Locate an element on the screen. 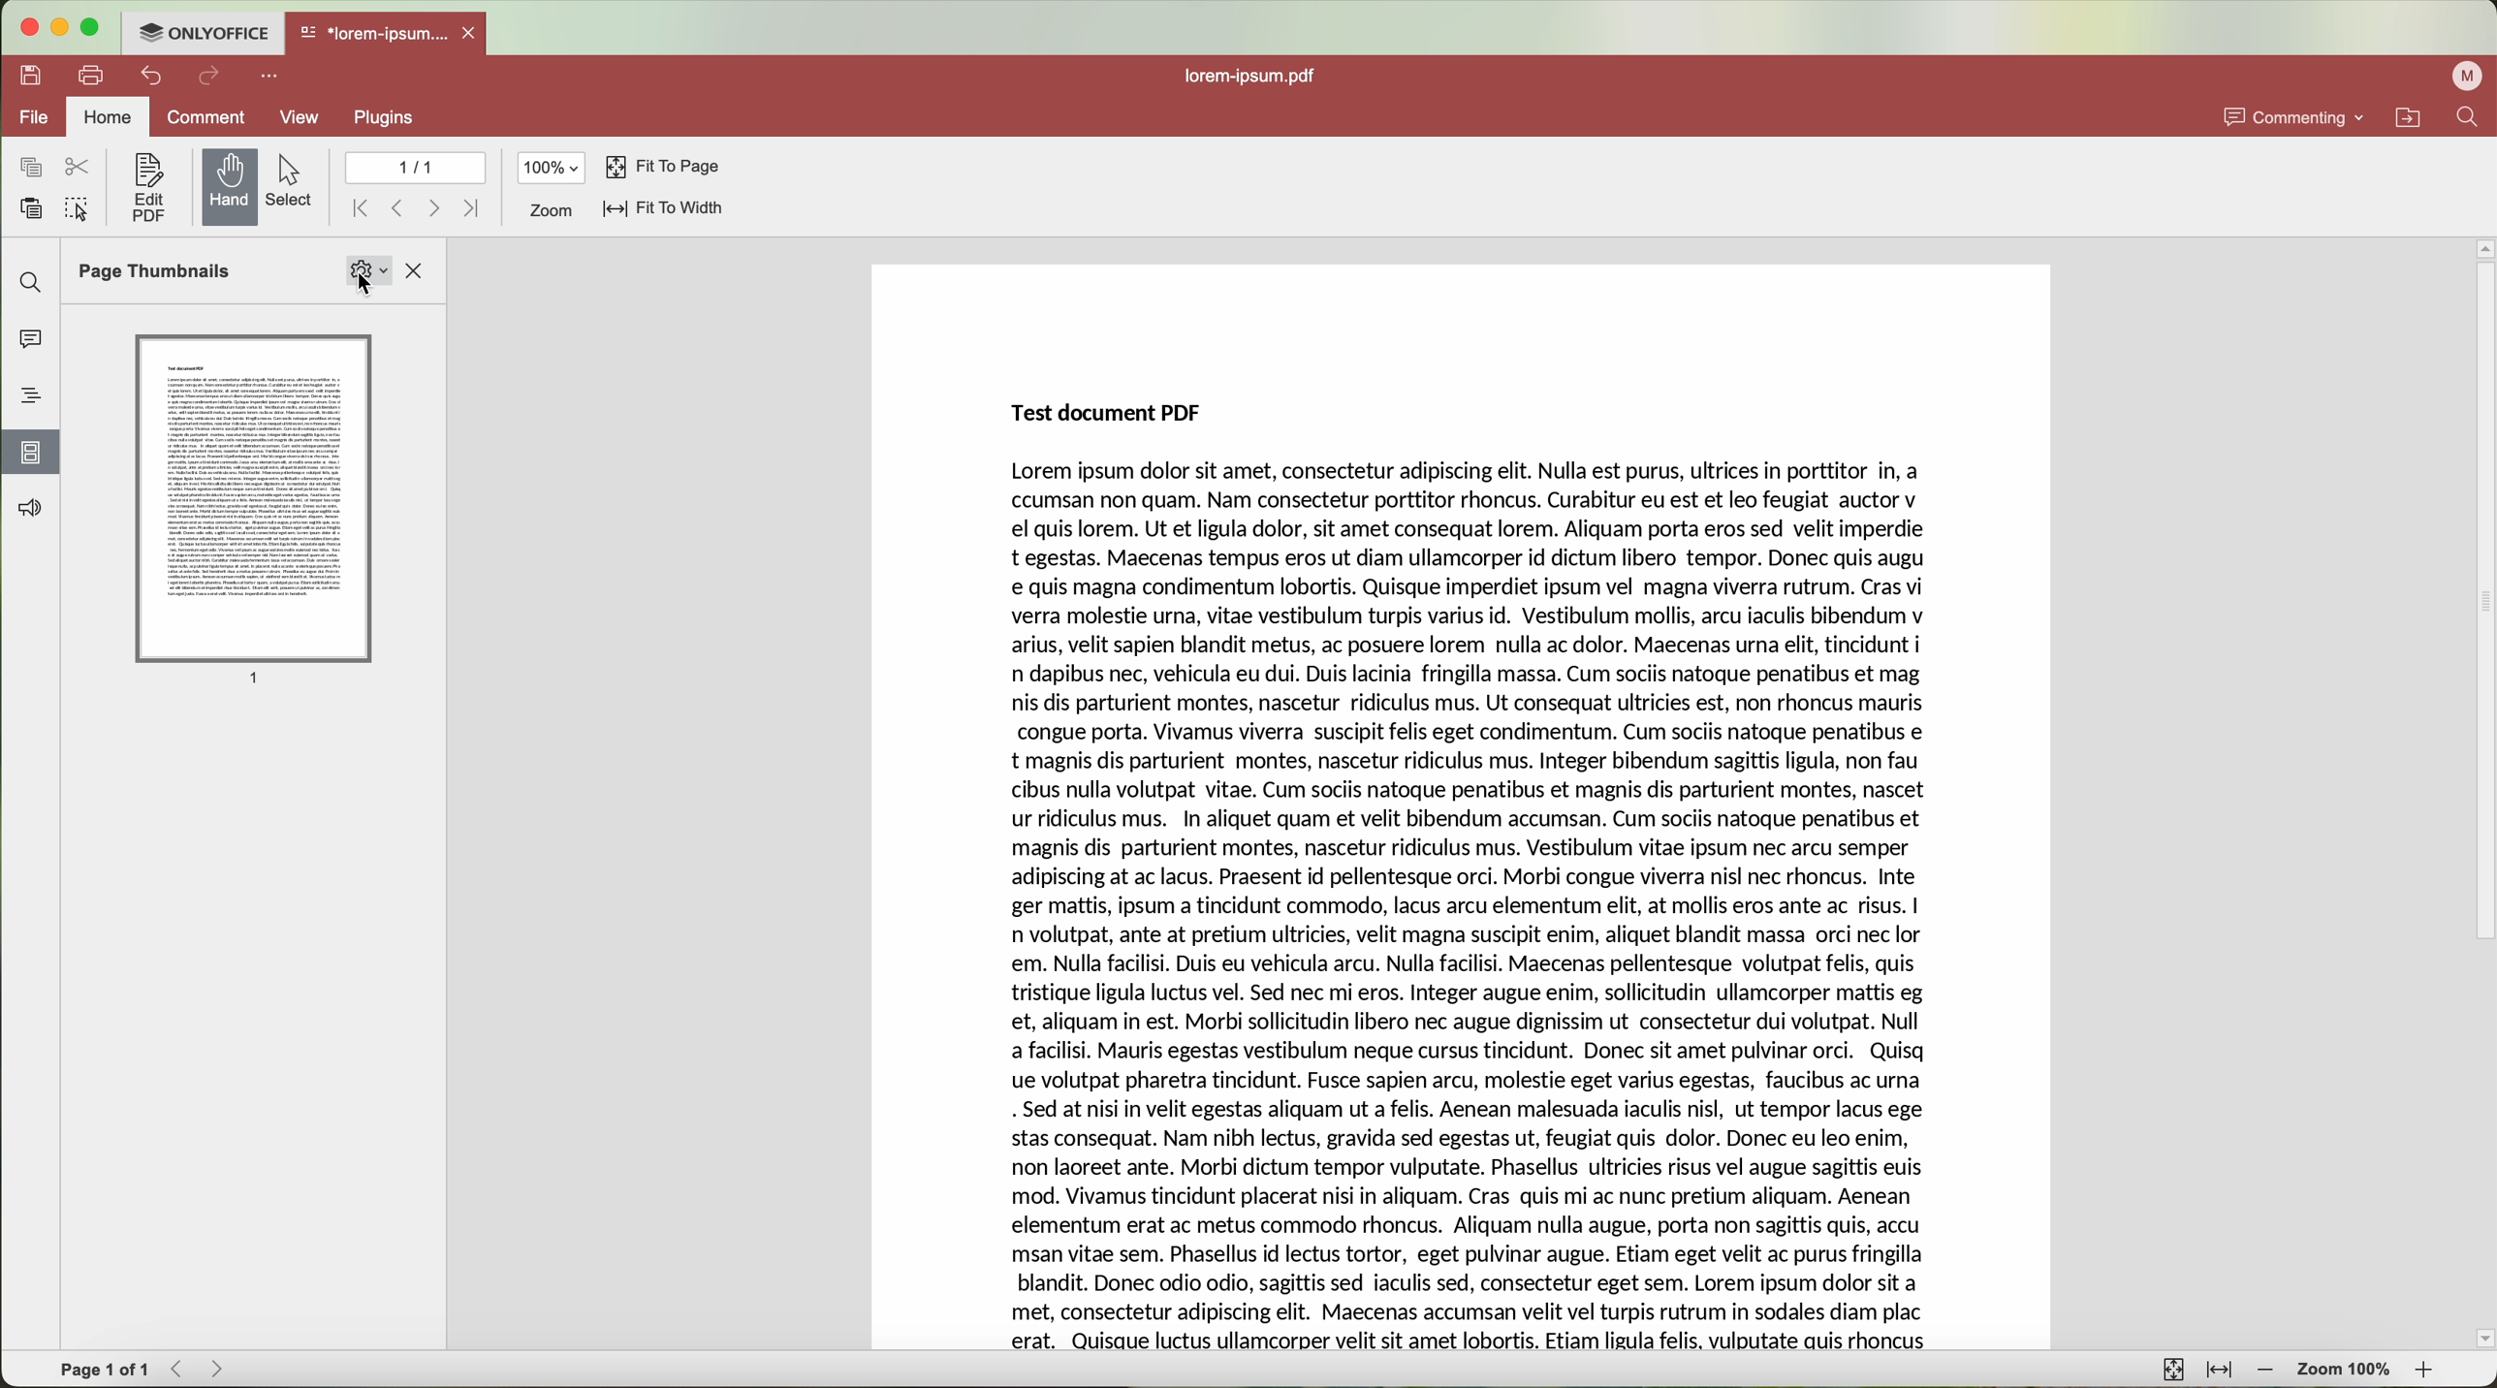 The height and width of the screenshot is (1388, 2497). Test document PDF is located at coordinates (1107, 413).